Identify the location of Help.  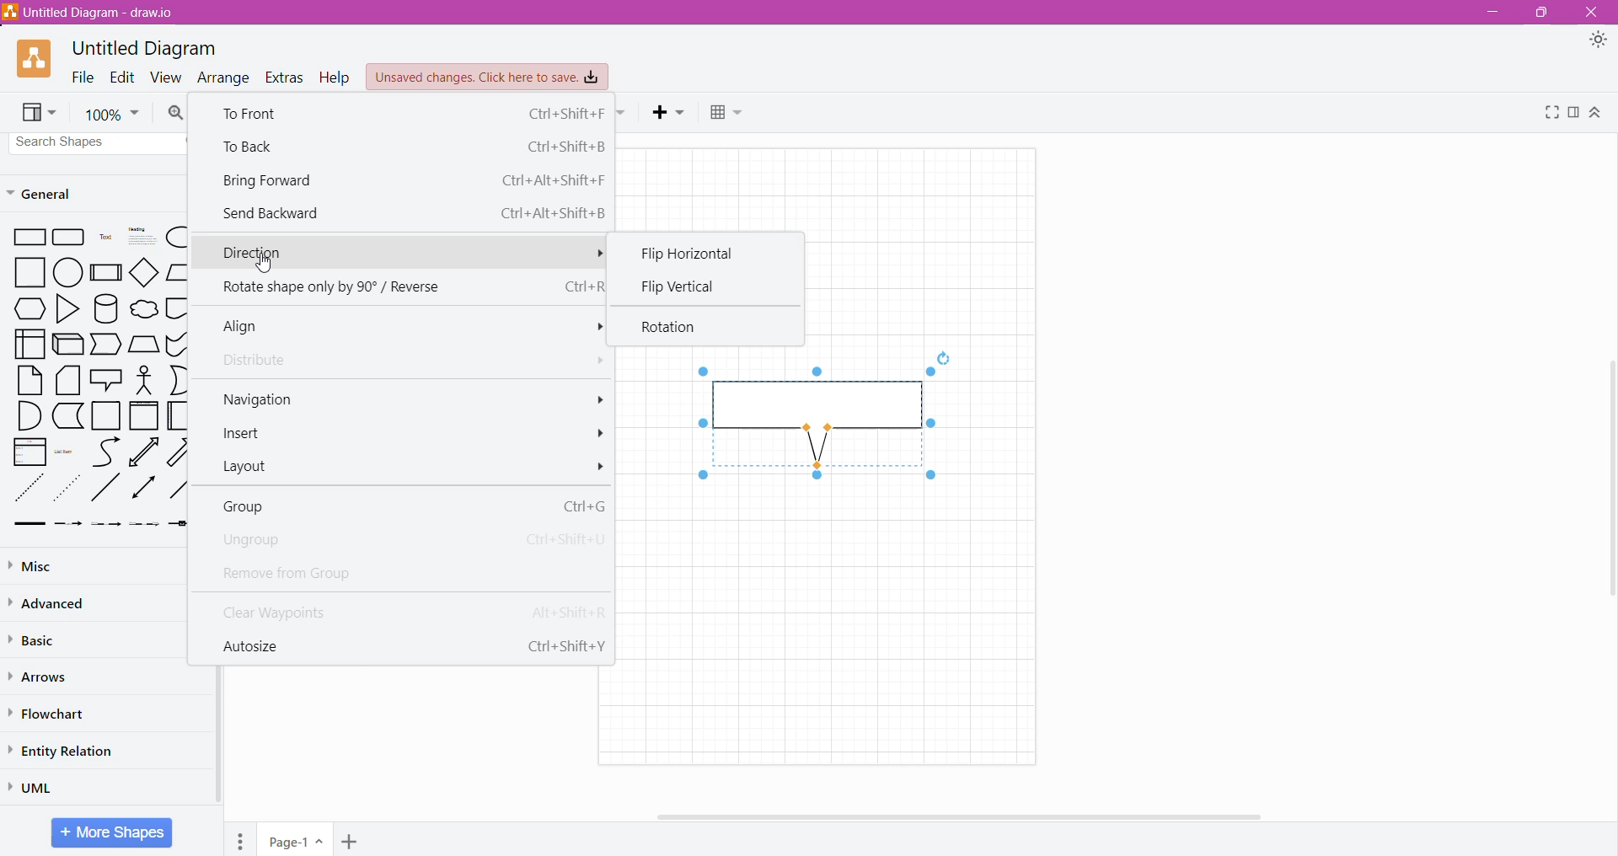
(335, 78).